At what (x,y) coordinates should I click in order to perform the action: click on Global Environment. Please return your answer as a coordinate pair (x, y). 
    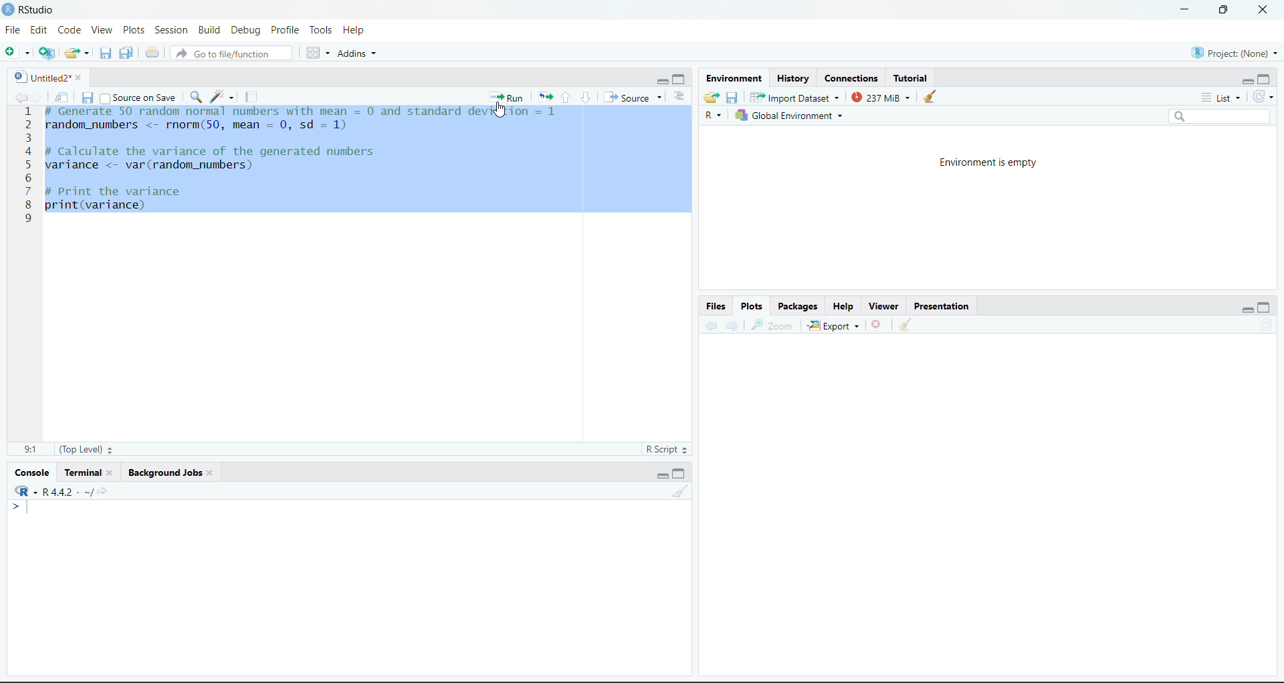
    Looking at the image, I should click on (788, 115).